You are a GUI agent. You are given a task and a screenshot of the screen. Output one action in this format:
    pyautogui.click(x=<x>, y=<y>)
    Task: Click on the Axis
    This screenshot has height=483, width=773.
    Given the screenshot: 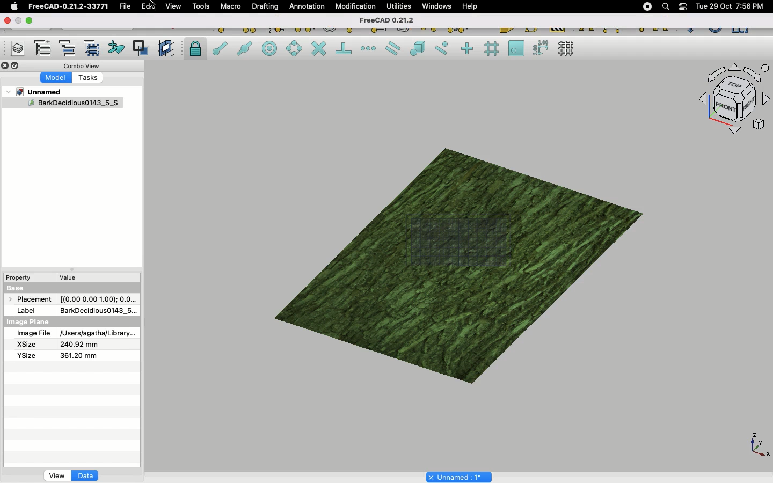 What is the action you would take?
    pyautogui.click(x=757, y=444)
    